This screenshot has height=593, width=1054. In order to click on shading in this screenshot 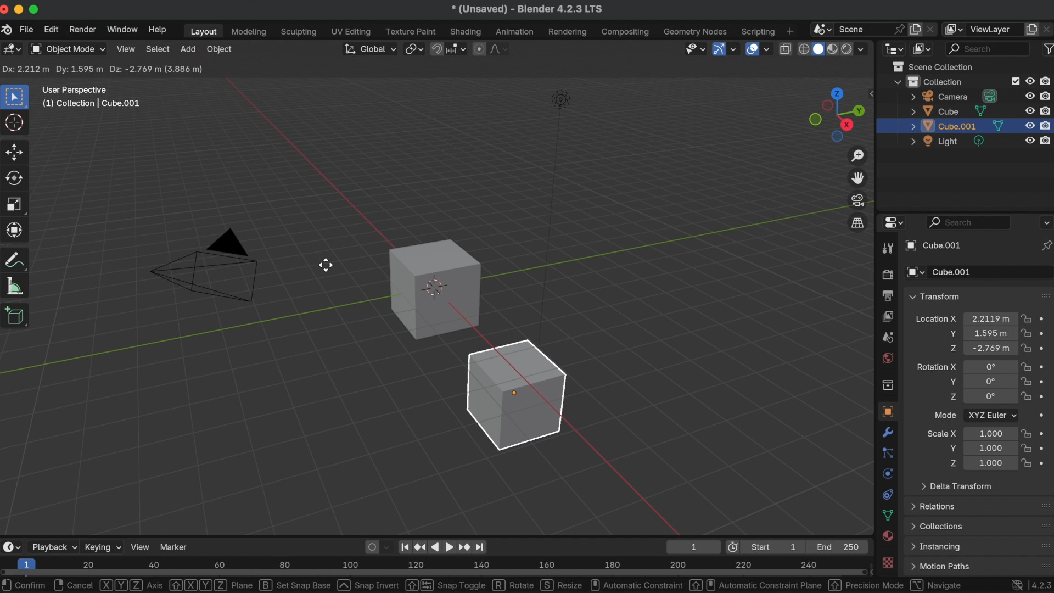, I will do `click(866, 48)`.